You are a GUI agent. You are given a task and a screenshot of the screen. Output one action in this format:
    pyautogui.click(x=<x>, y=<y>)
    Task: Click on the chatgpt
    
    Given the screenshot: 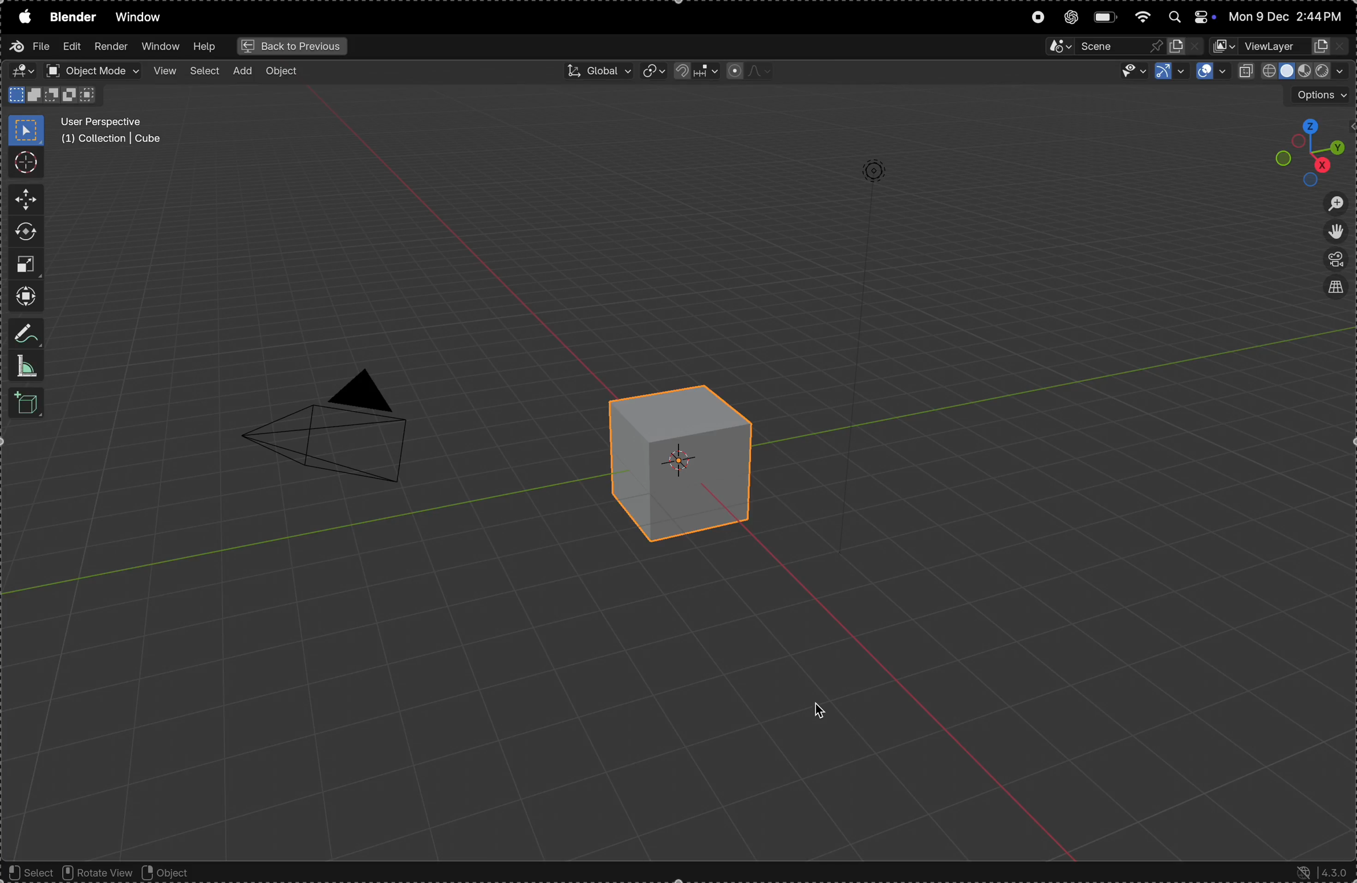 What is the action you would take?
    pyautogui.click(x=1071, y=18)
    